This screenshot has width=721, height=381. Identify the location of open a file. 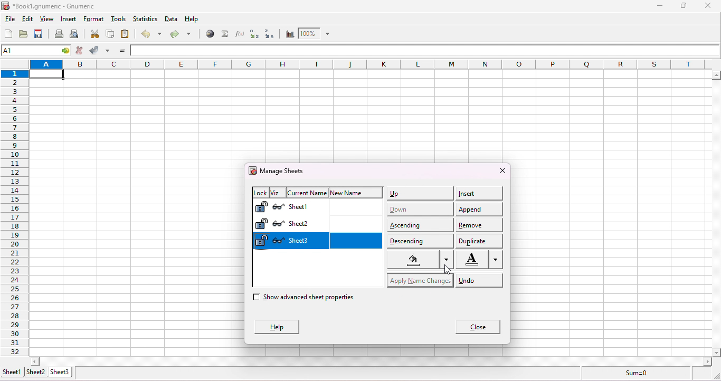
(25, 35).